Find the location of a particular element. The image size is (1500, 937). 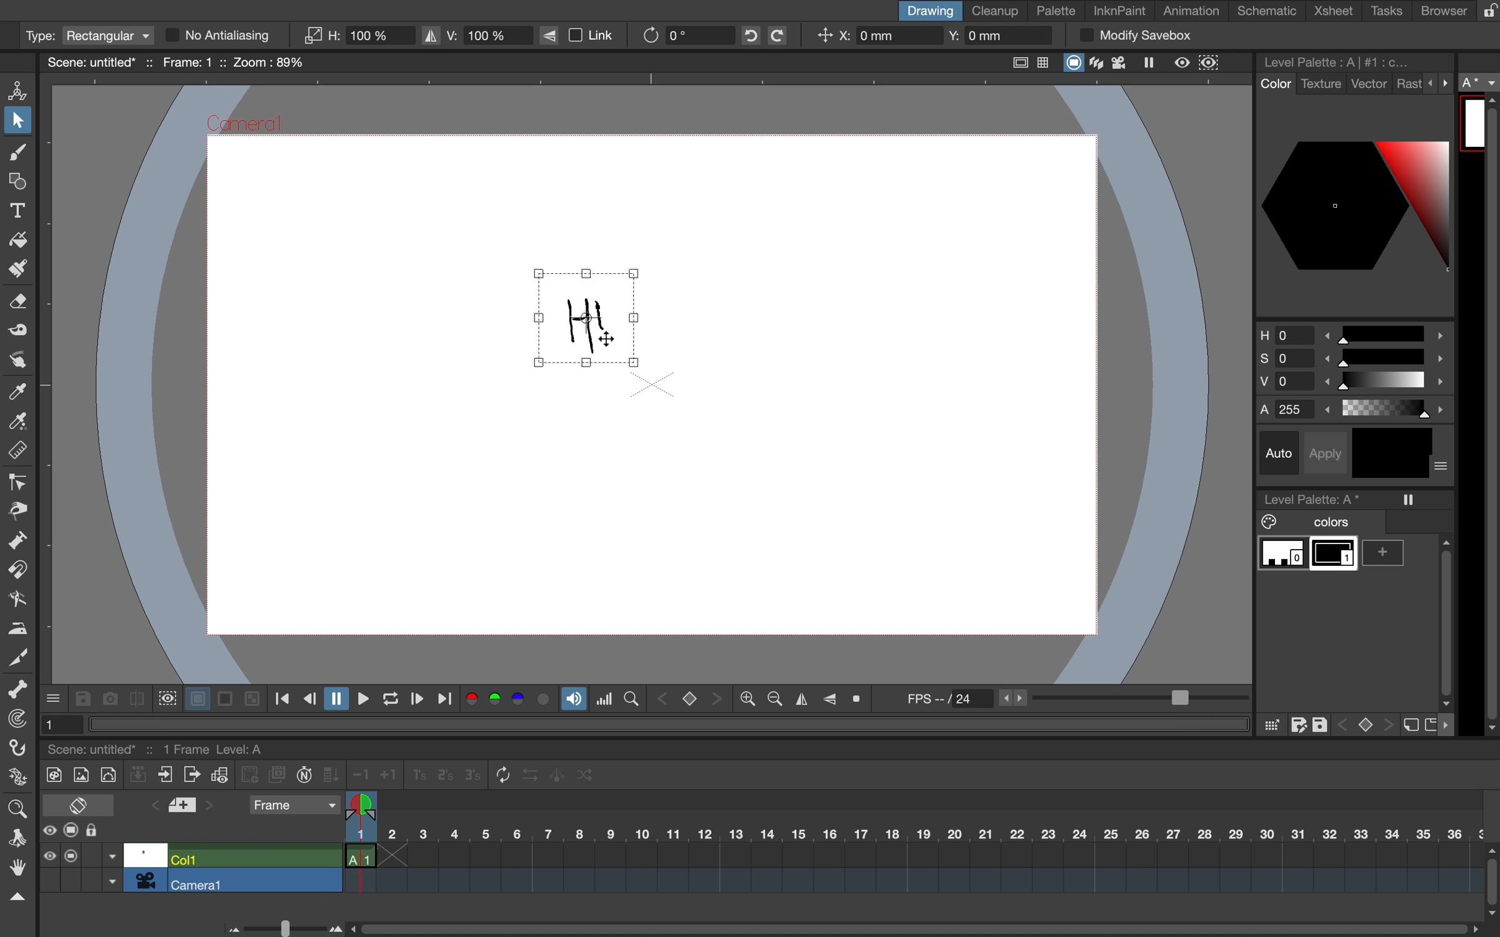

vertical scroll bar timeline bar is located at coordinates (1491, 880).